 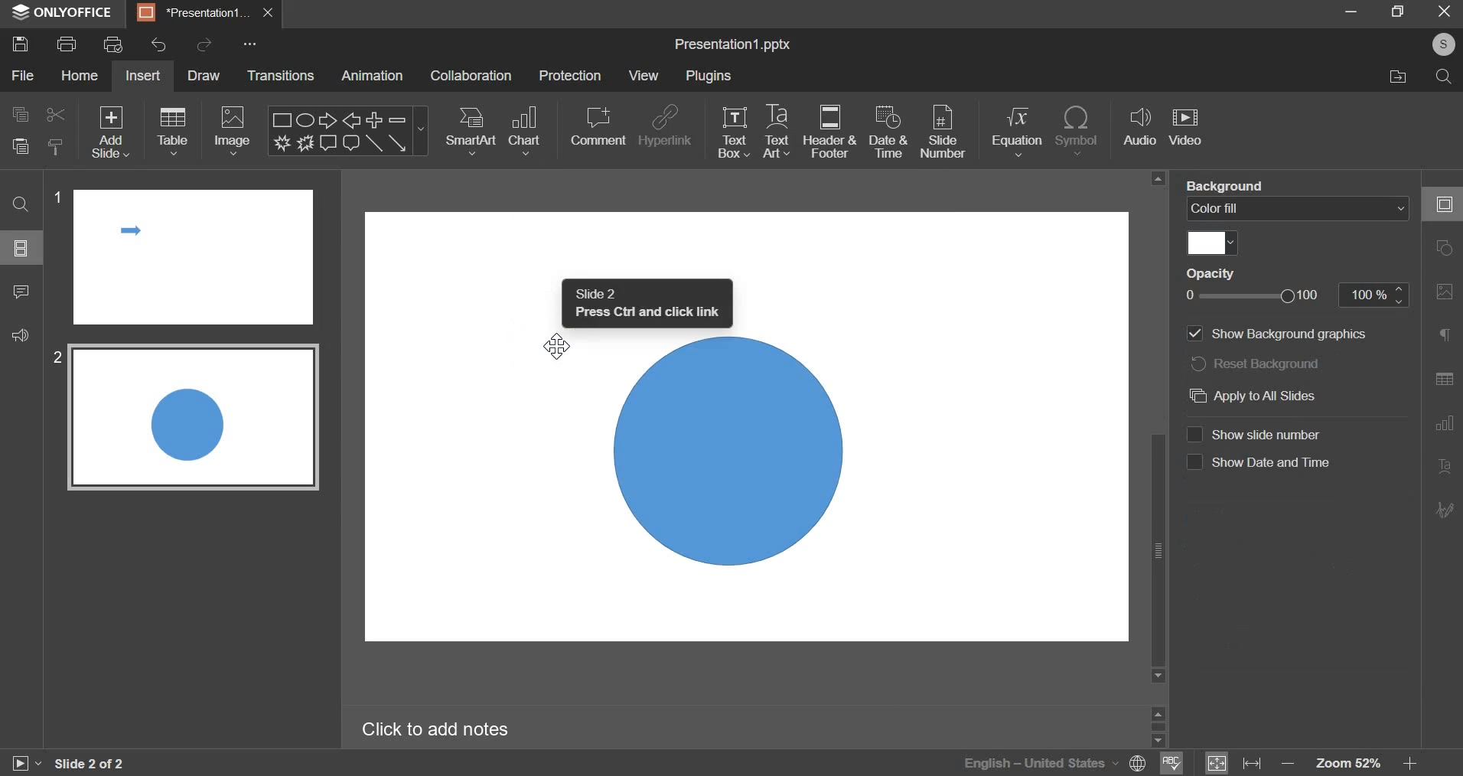 What do you see at coordinates (21, 44) in the screenshot?
I see `save` at bounding box center [21, 44].